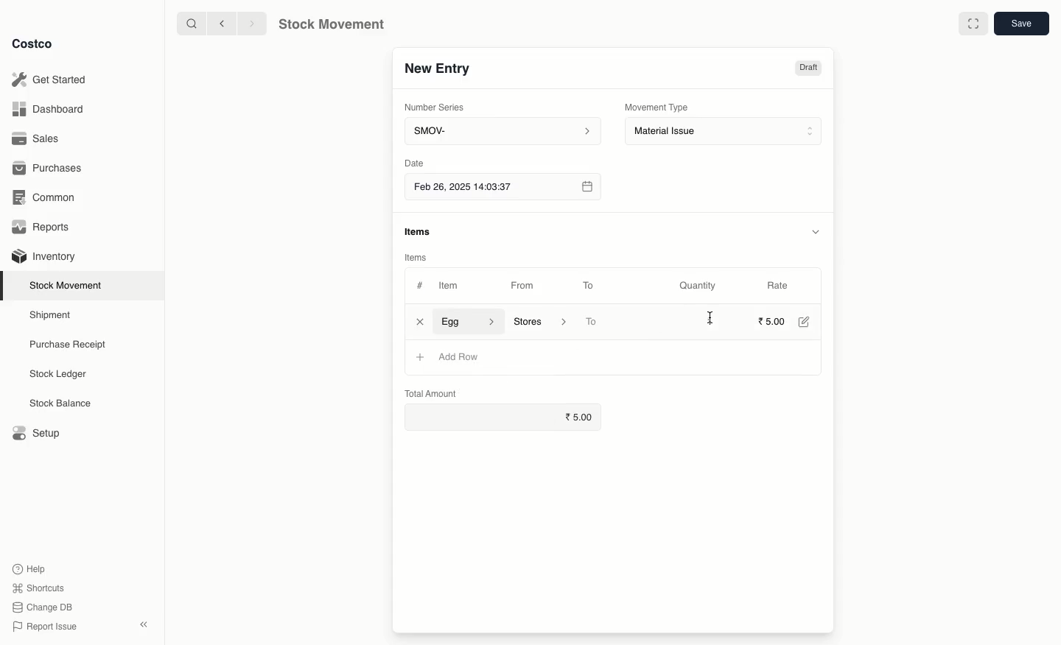  I want to click on Stock Balance, so click(62, 403).